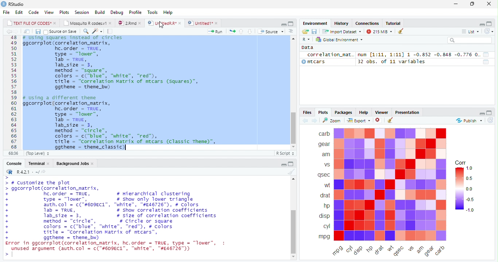 Image resolution: width=498 pixels, height=262 pixels. I want to click on minimize, so click(455, 5).